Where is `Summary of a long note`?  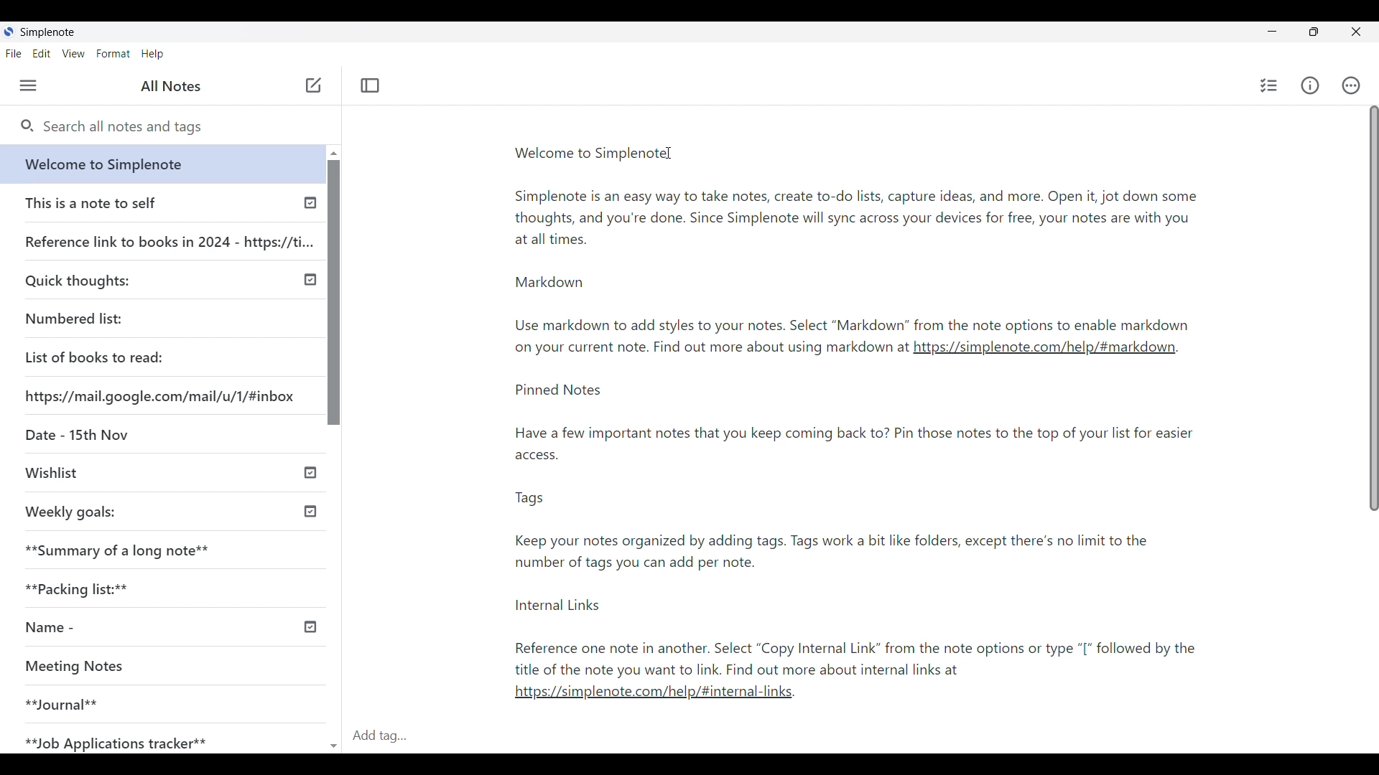
Summary of a long note is located at coordinates (119, 550).